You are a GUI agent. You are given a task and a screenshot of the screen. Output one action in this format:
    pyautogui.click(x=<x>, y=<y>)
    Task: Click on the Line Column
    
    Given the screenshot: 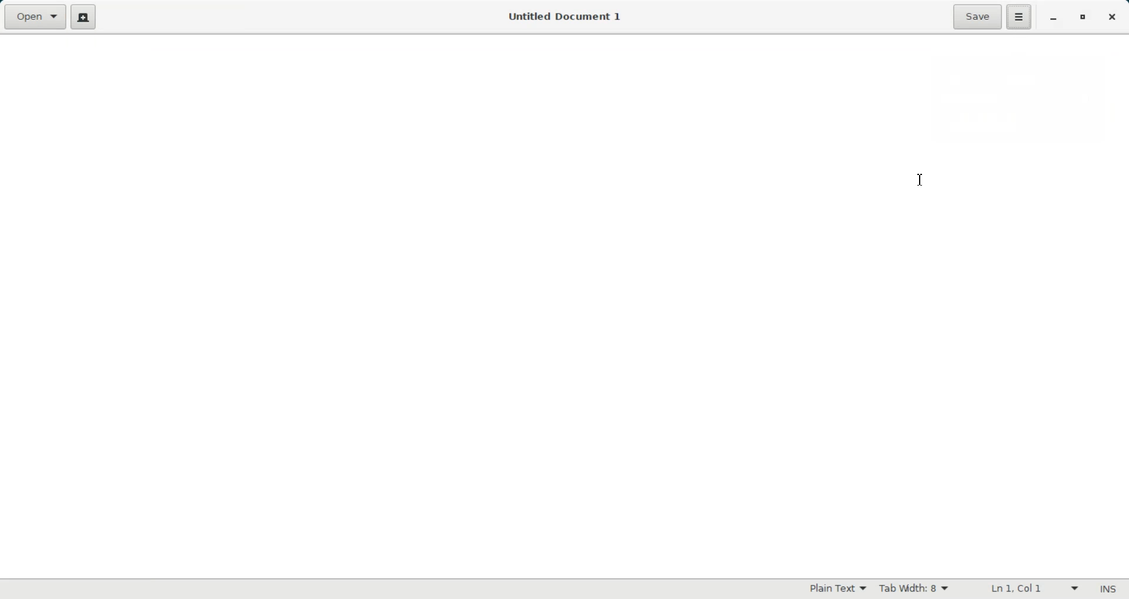 What is the action you would take?
    pyautogui.click(x=1027, y=588)
    